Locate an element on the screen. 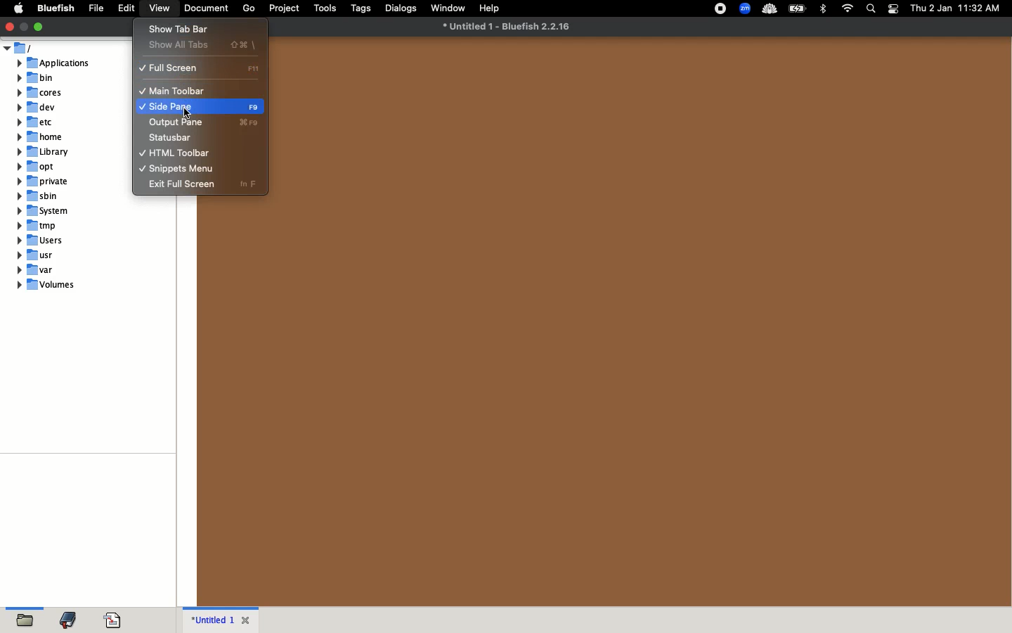 The image size is (1012, 633). Window button is located at coordinates (27, 28).